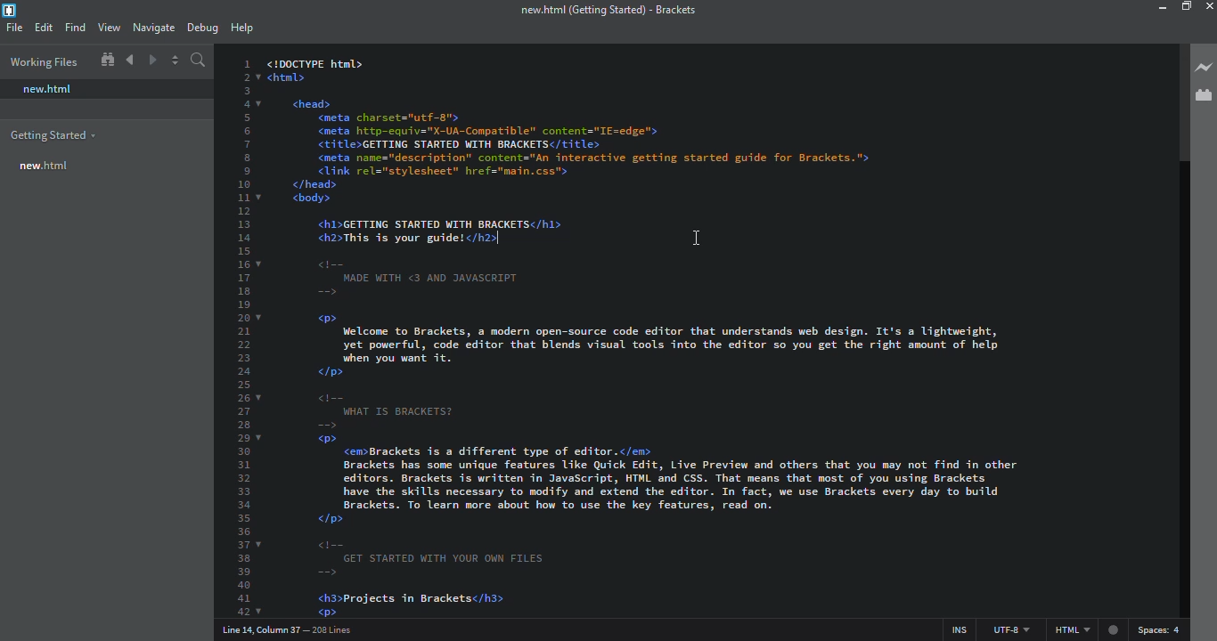 The height and width of the screenshot is (641, 1217). I want to click on minimize, so click(1146, 8).